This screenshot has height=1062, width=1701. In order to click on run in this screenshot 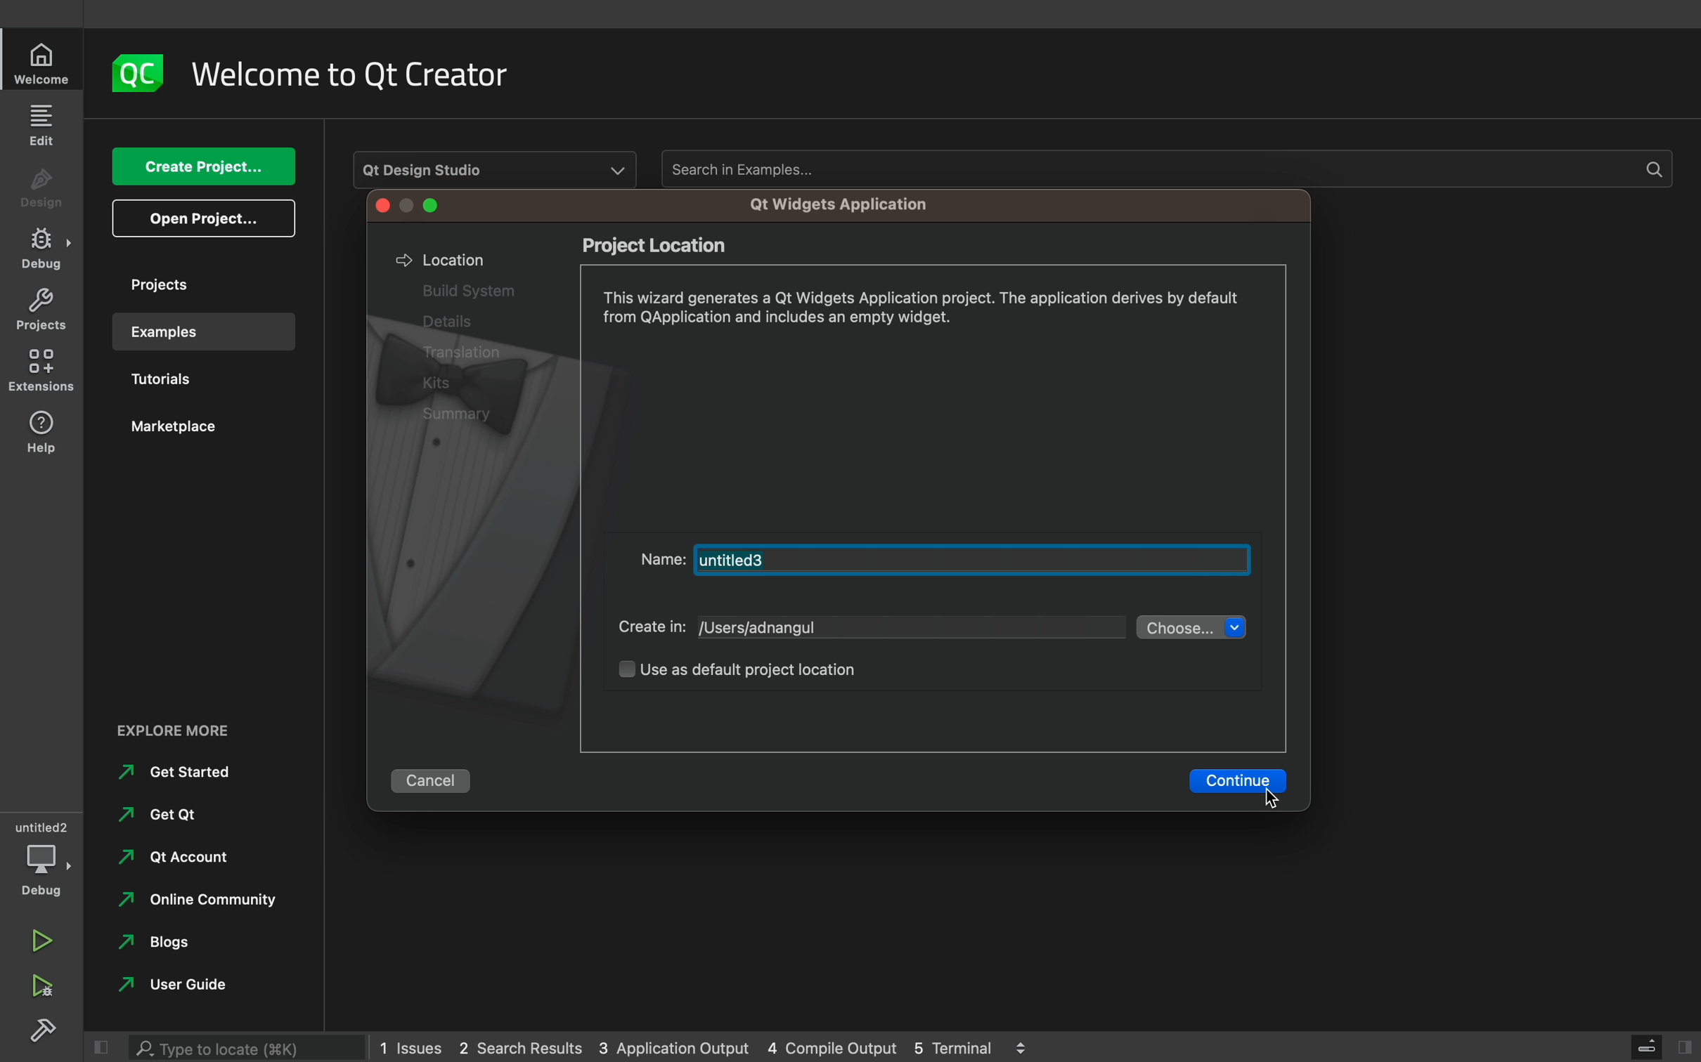, I will do `click(42, 935)`.